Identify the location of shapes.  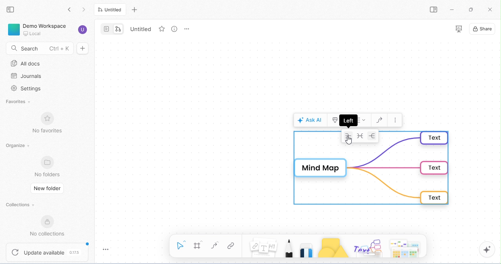
(333, 248).